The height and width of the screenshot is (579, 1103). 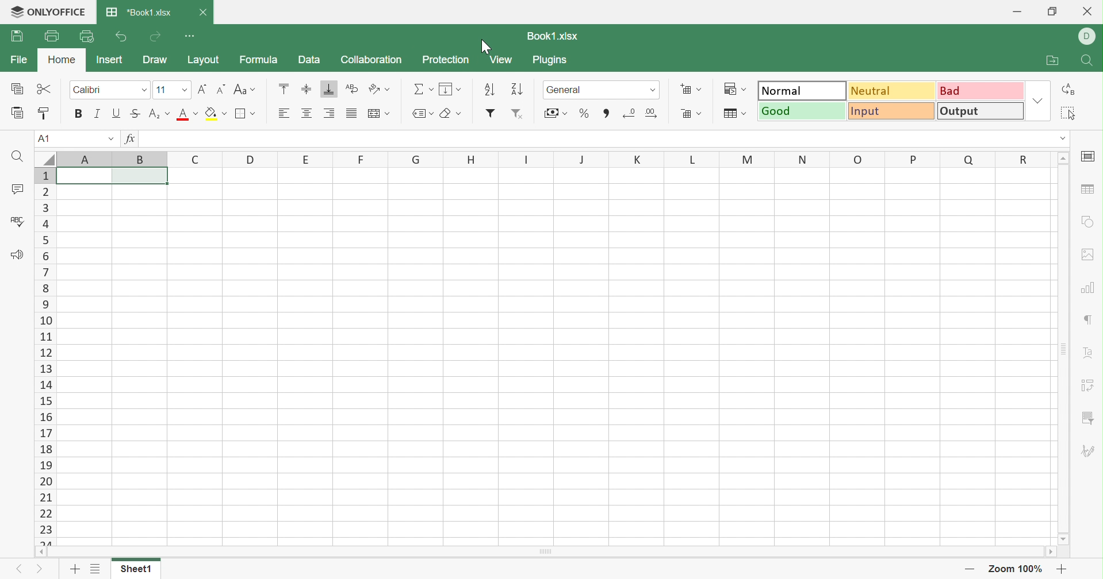 What do you see at coordinates (491, 88) in the screenshot?
I see `Ascending order` at bounding box center [491, 88].